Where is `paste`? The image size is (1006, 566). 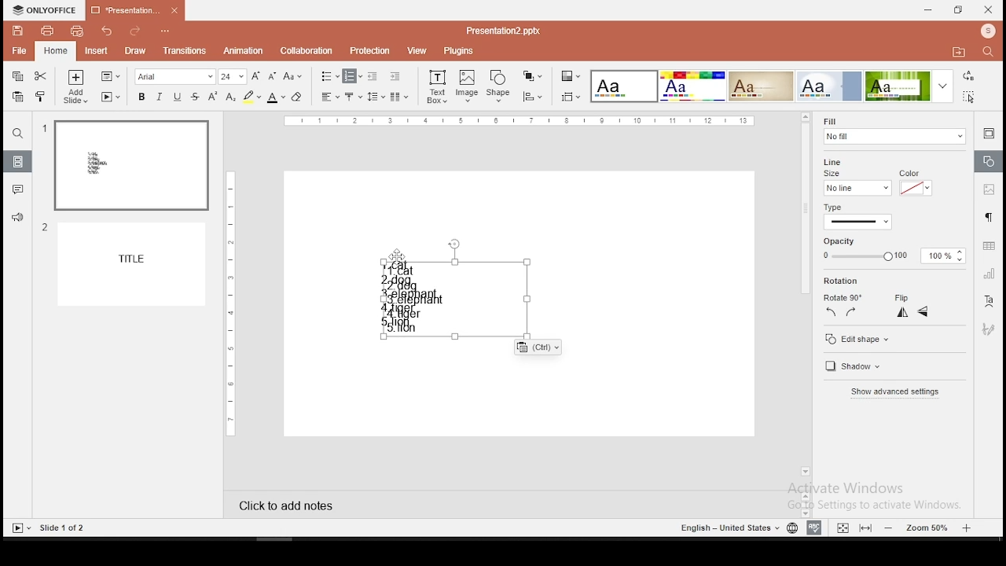 paste is located at coordinates (19, 97).